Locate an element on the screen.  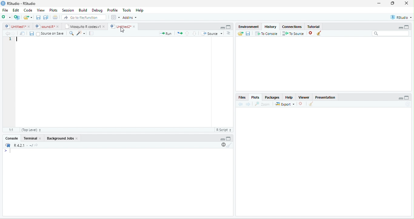
clear is located at coordinates (311, 104).